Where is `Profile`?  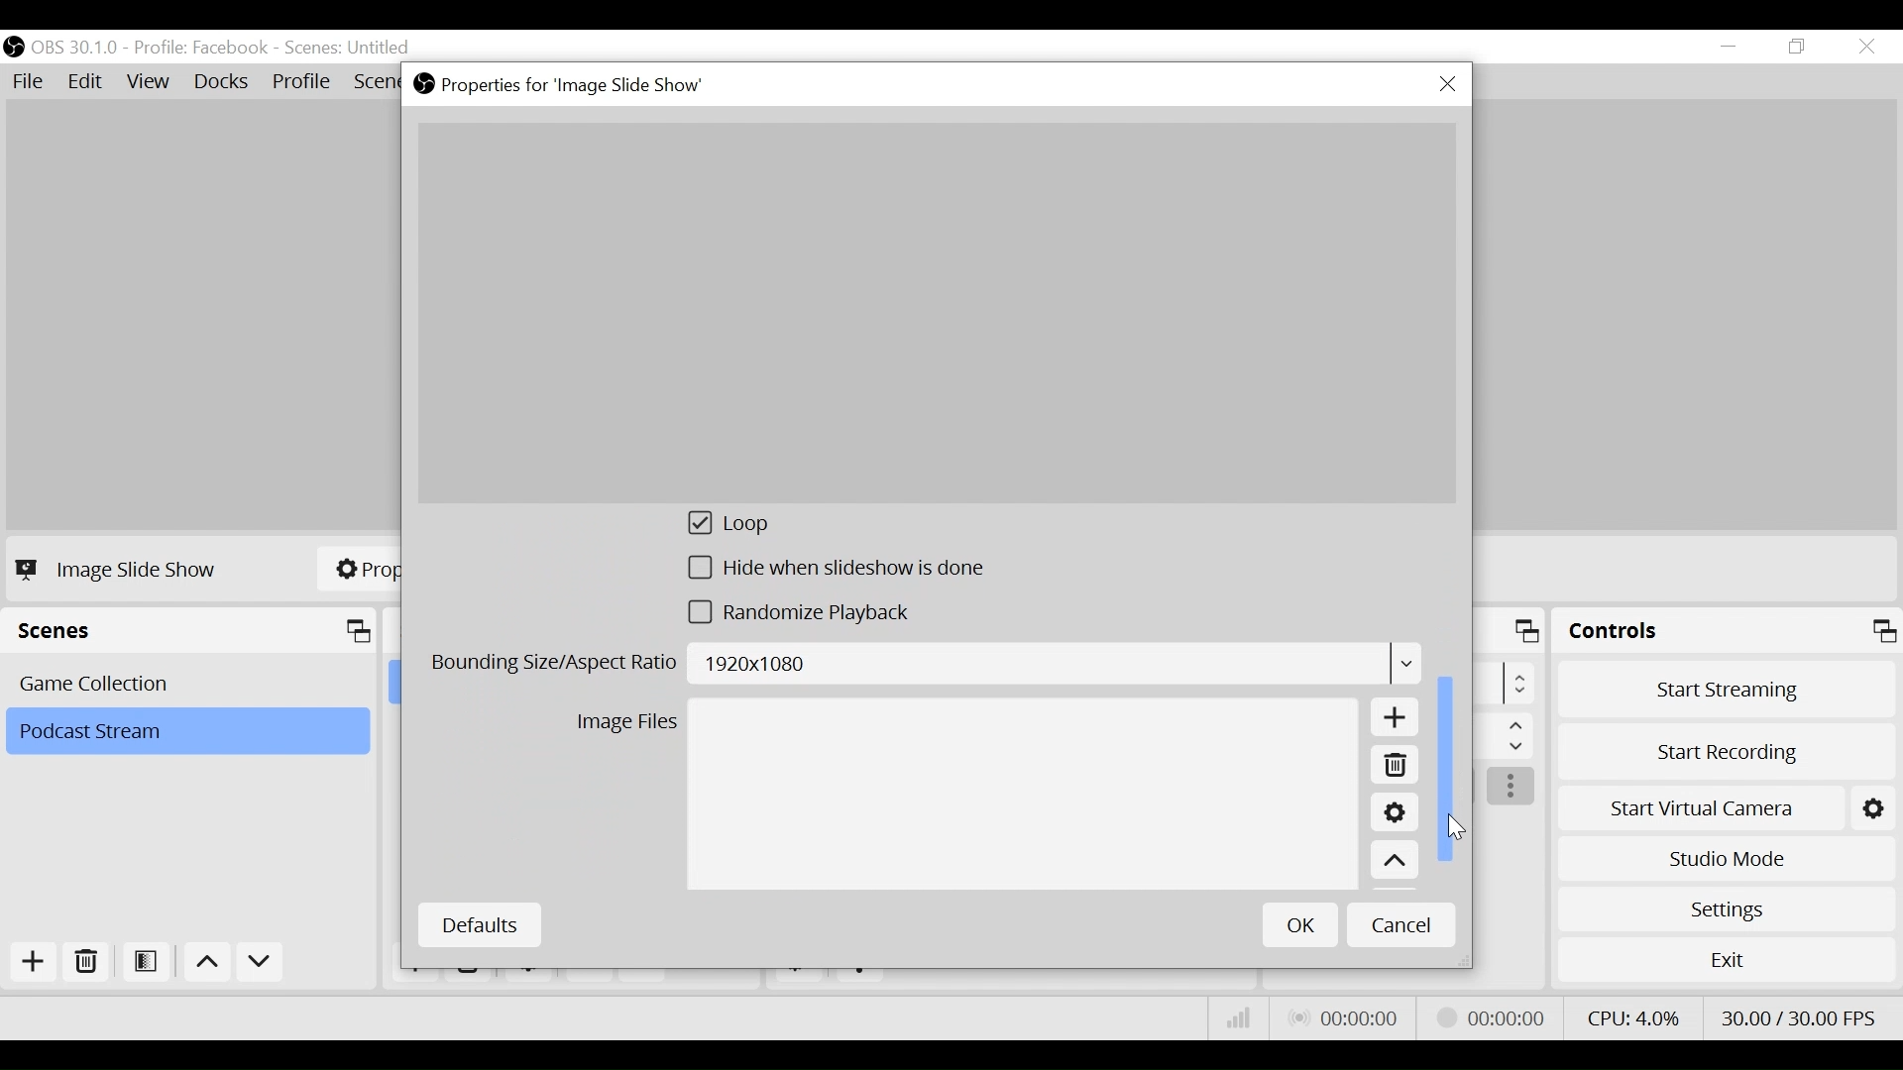
Profile is located at coordinates (302, 83).